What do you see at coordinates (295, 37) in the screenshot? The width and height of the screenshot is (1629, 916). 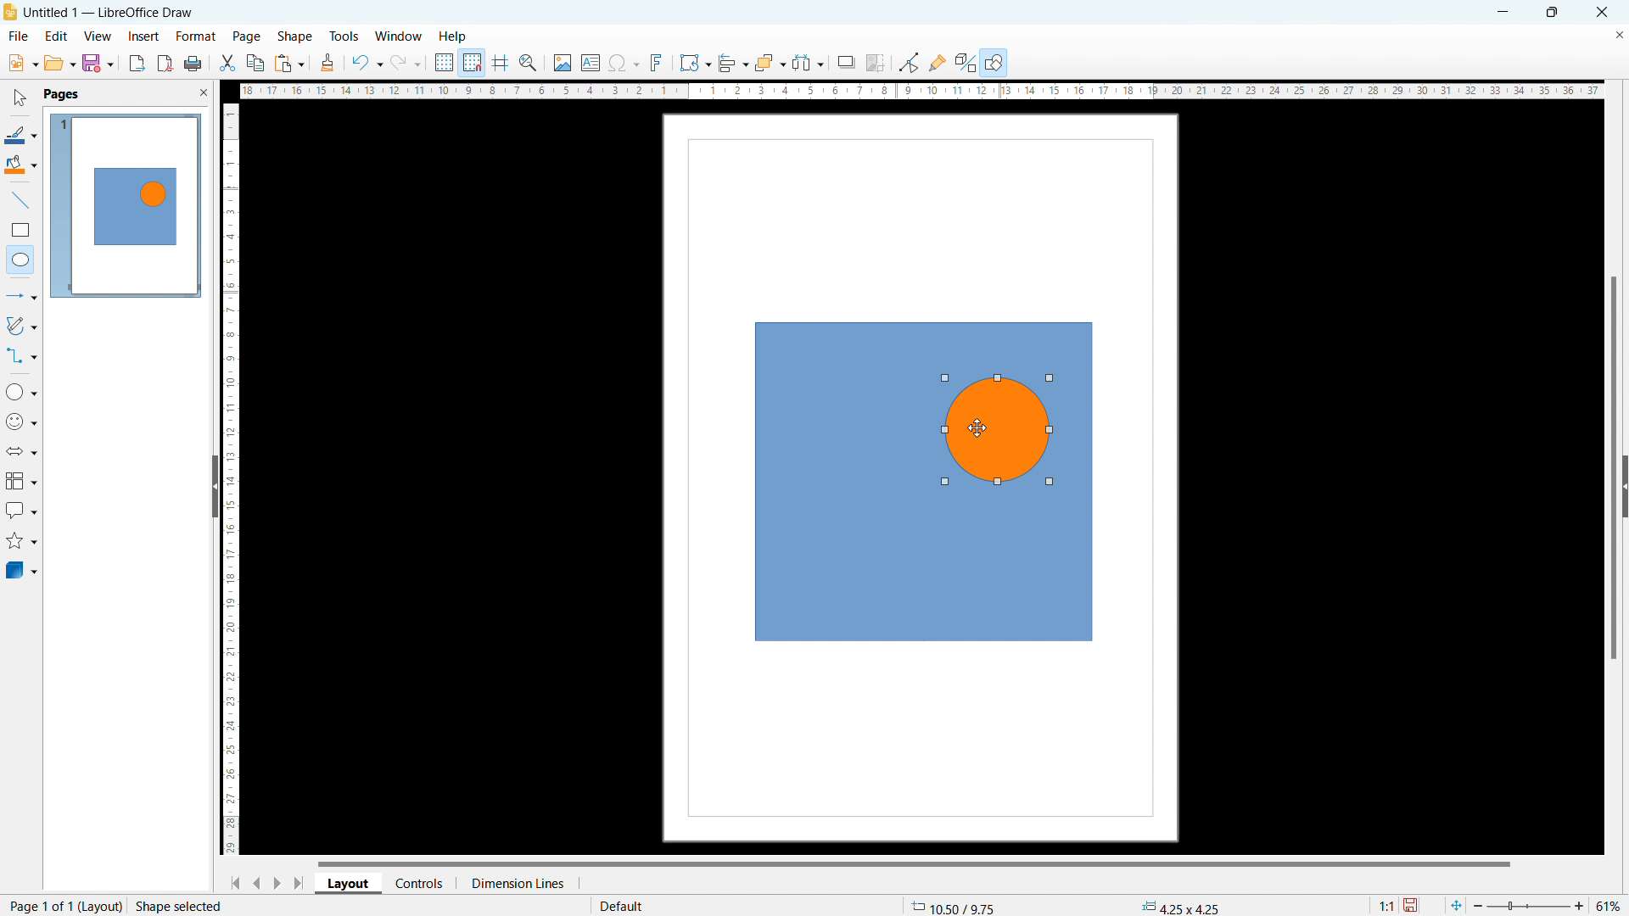 I see `shape` at bounding box center [295, 37].